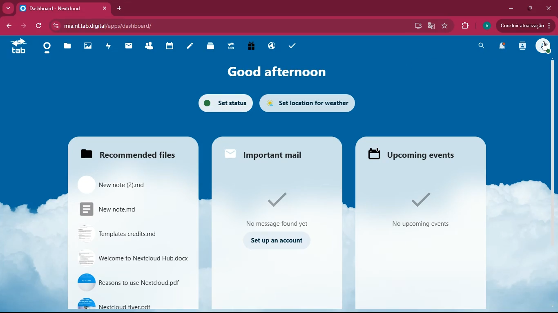 This screenshot has width=558, height=313. Describe the element at coordinates (485, 26) in the screenshot. I see `profile` at that location.